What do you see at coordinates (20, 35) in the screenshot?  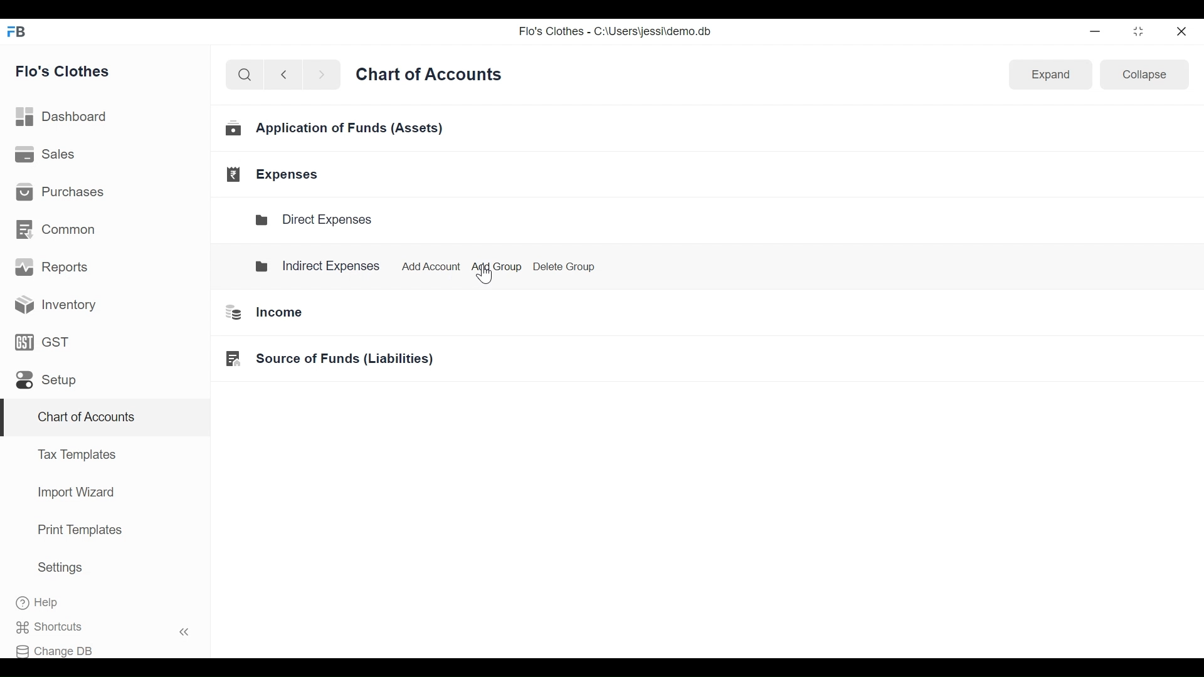 I see `FB` at bounding box center [20, 35].